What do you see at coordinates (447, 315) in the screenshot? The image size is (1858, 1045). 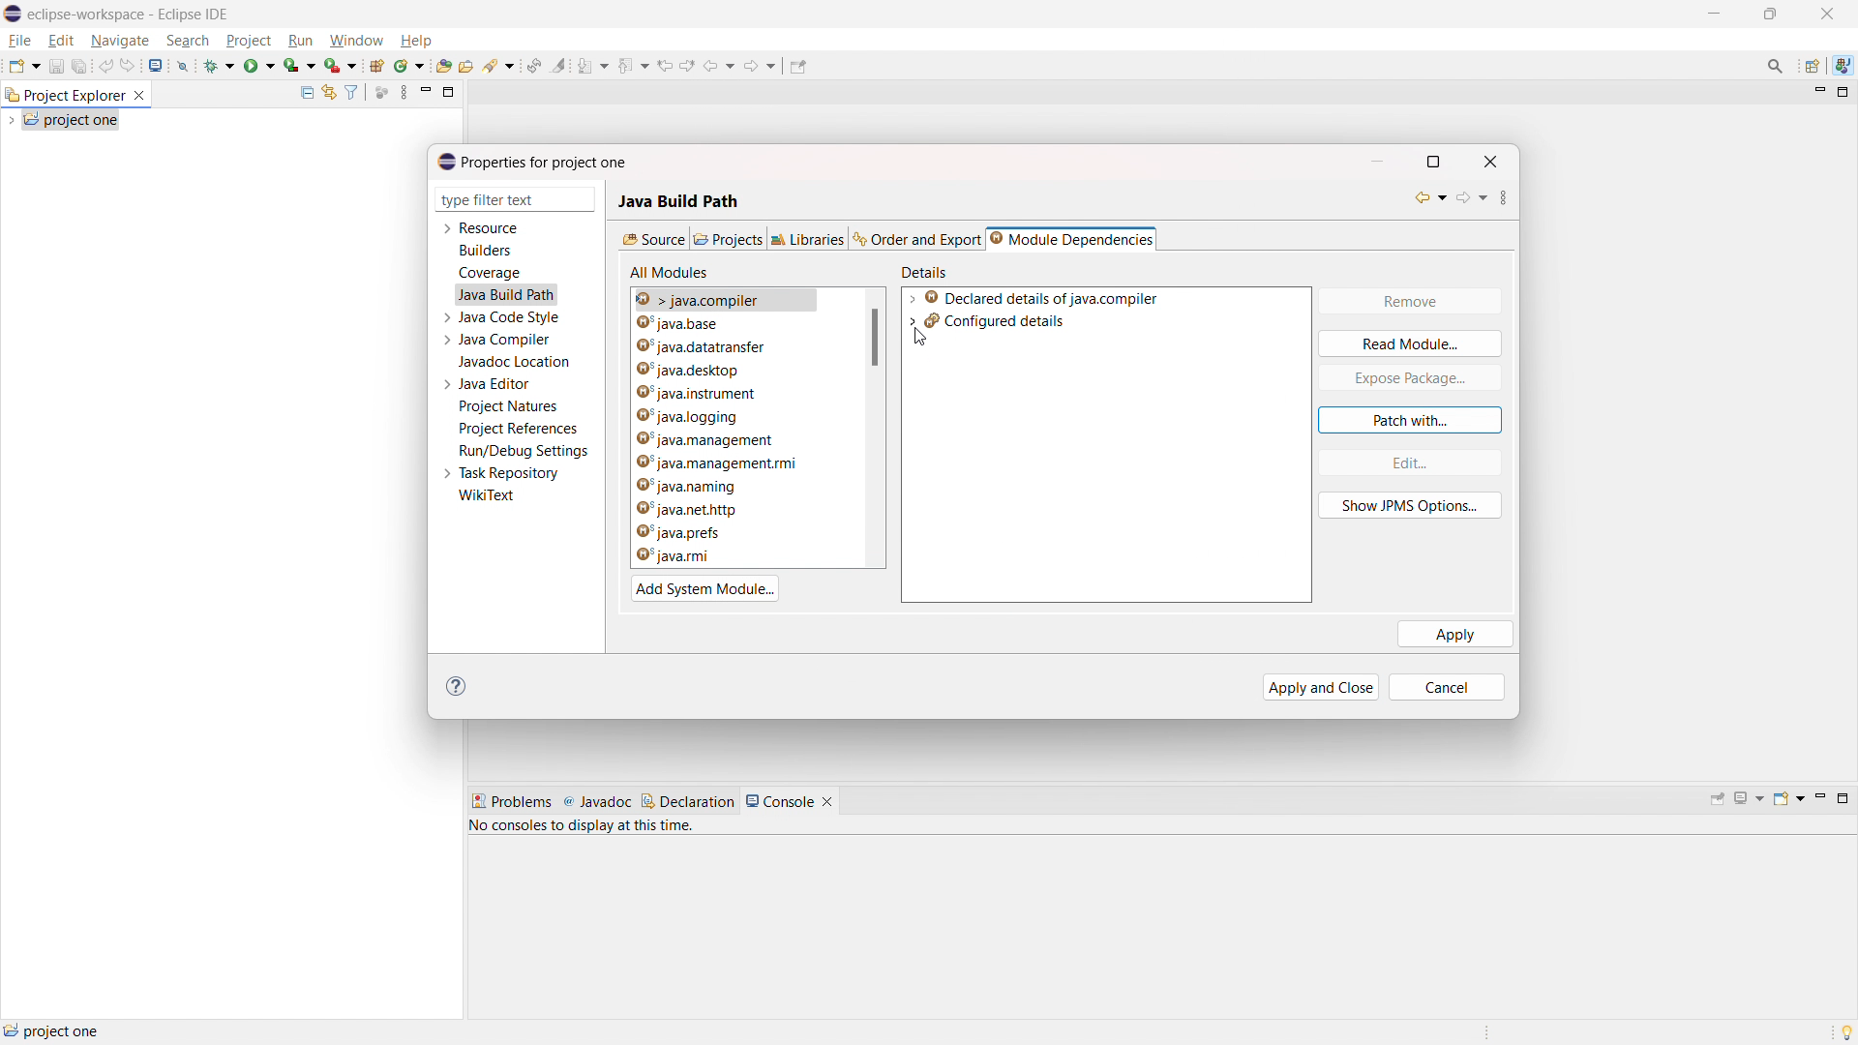 I see `expand java code style` at bounding box center [447, 315].